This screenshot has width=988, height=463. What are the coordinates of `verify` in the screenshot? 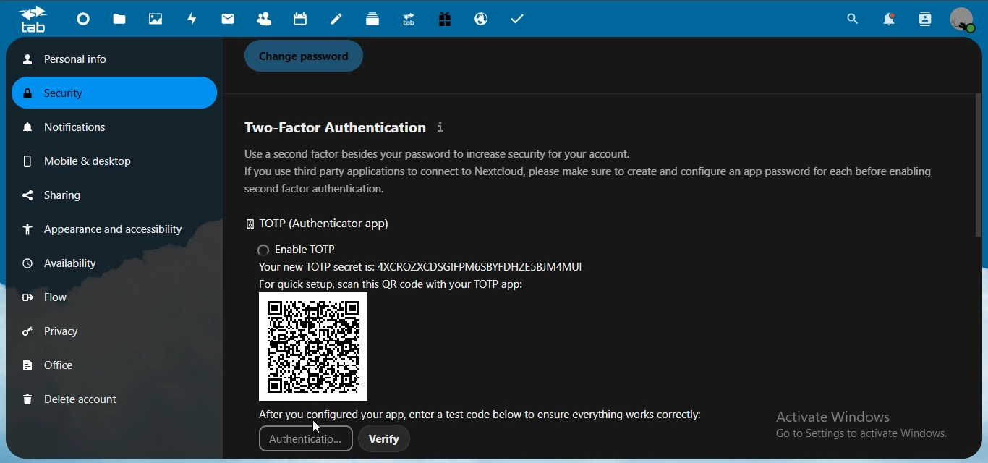 It's located at (385, 441).